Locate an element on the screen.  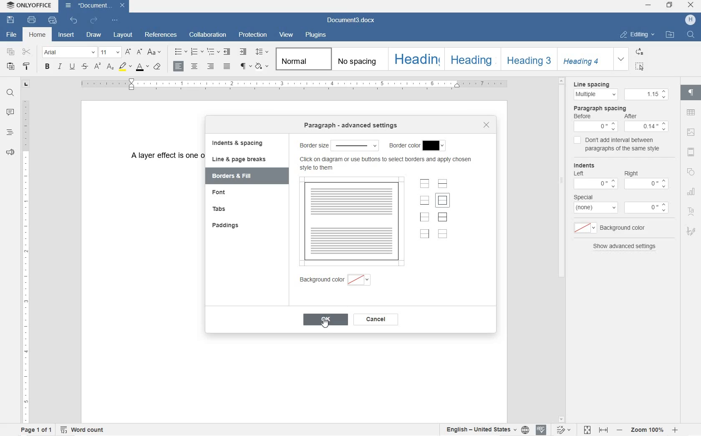
FIND is located at coordinates (691, 35).